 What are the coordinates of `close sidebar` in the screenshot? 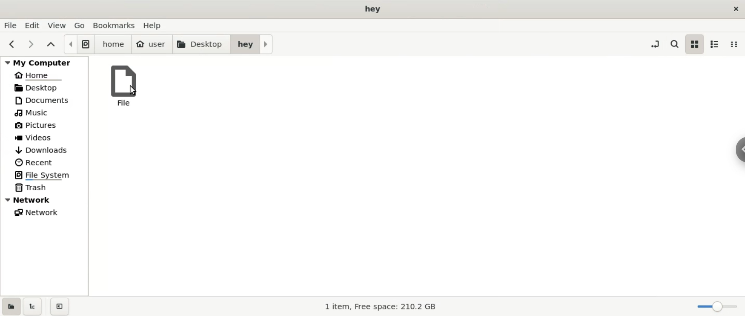 It's located at (60, 307).